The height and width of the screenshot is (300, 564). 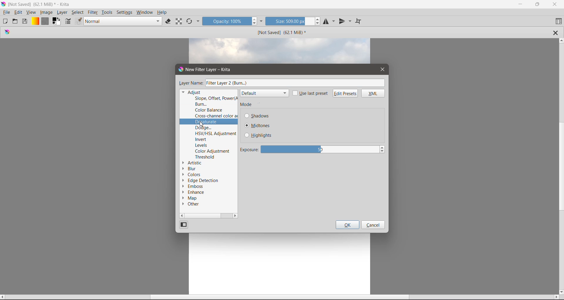 I want to click on Image Name and Size, so click(x=281, y=32).